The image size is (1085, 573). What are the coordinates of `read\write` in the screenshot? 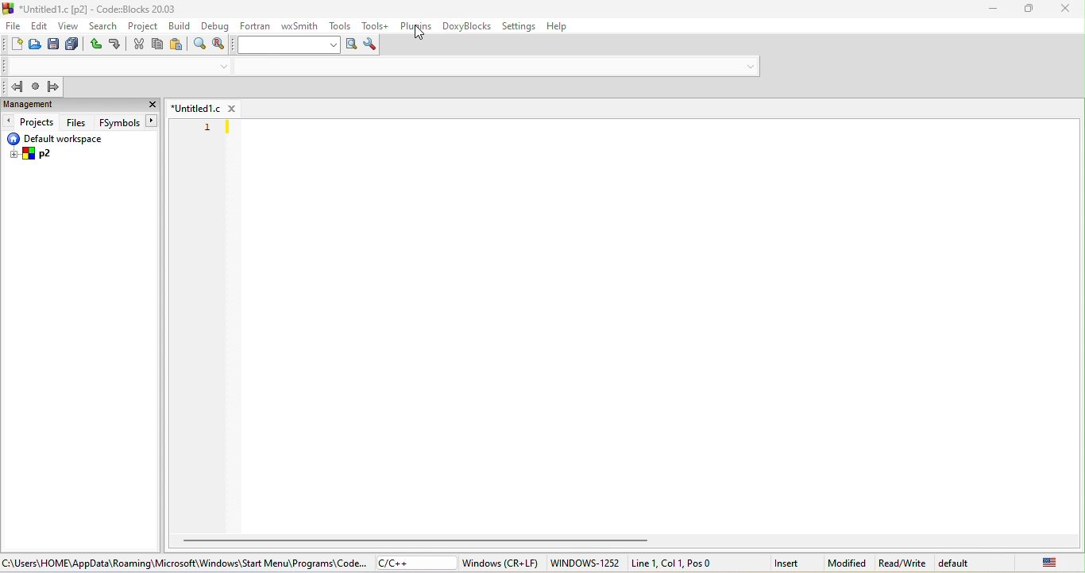 It's located at (904, 563).